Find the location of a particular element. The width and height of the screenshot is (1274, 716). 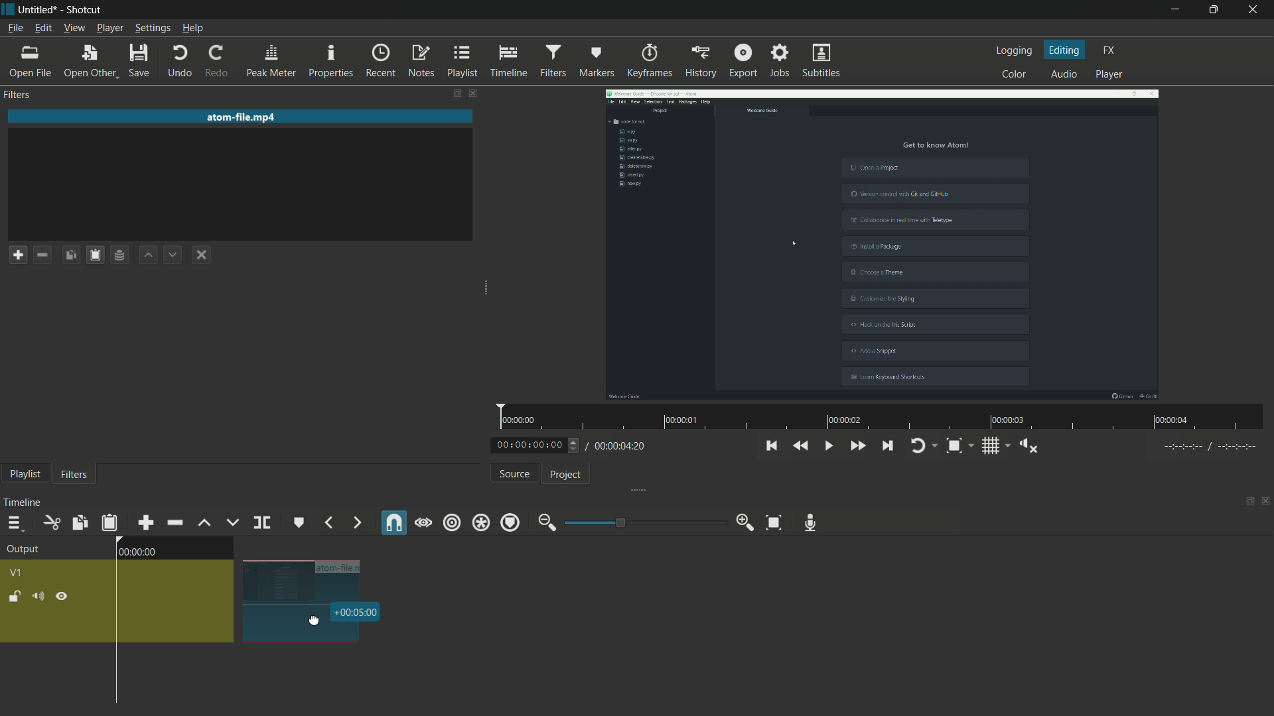

properties is located at coordinates (331, 60).